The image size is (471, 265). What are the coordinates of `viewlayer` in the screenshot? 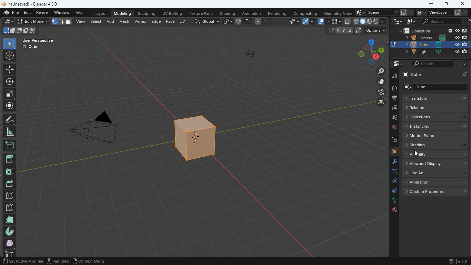 It's located at (442, 12).